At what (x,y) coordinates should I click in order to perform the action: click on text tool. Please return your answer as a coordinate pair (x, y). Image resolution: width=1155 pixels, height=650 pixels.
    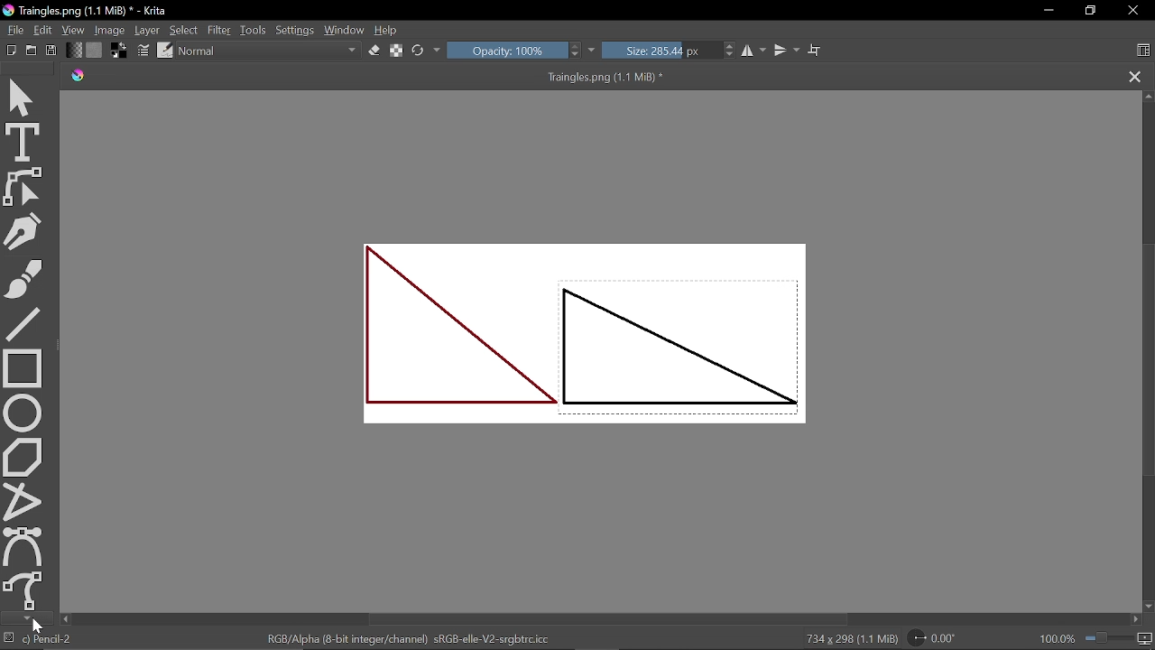
    Looking at the image, I should click on (25, 142).